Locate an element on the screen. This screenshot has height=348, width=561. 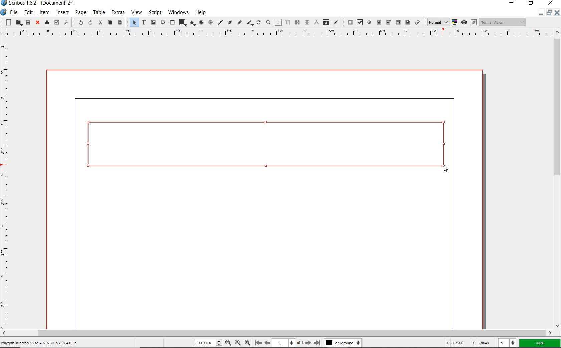
freehand line is located at coordinates (239, 23).